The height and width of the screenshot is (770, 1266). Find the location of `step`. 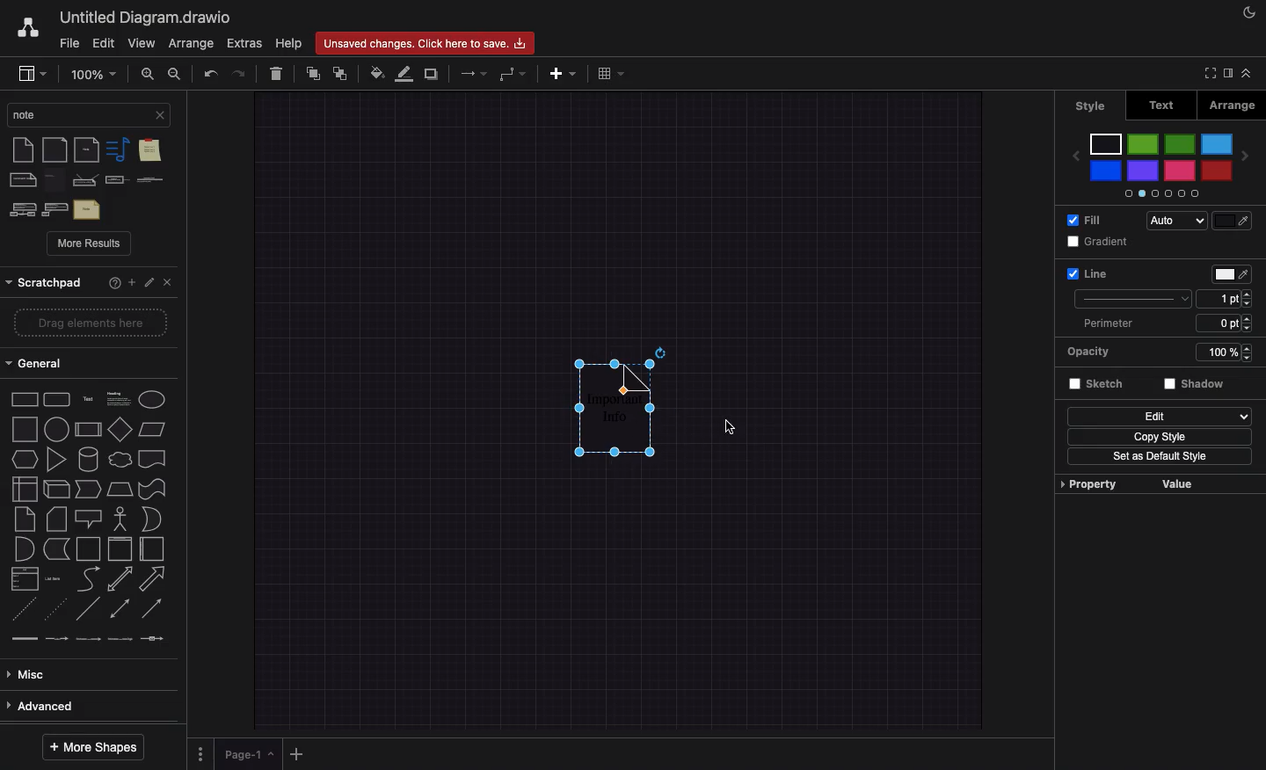

step is located at coordinates (90, 490).